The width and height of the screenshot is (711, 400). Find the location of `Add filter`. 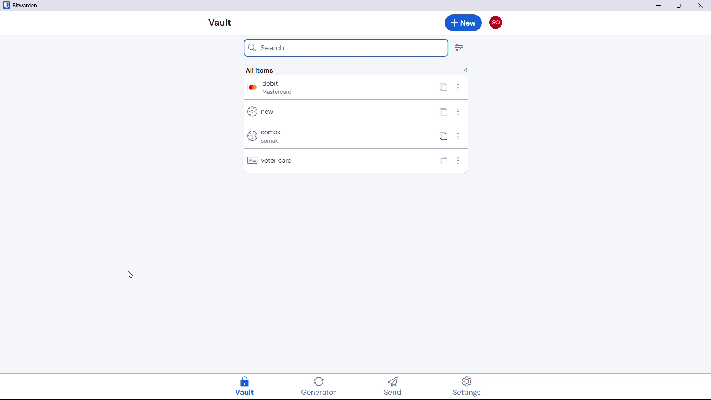

Add filter is located at coordinates (459, 48).